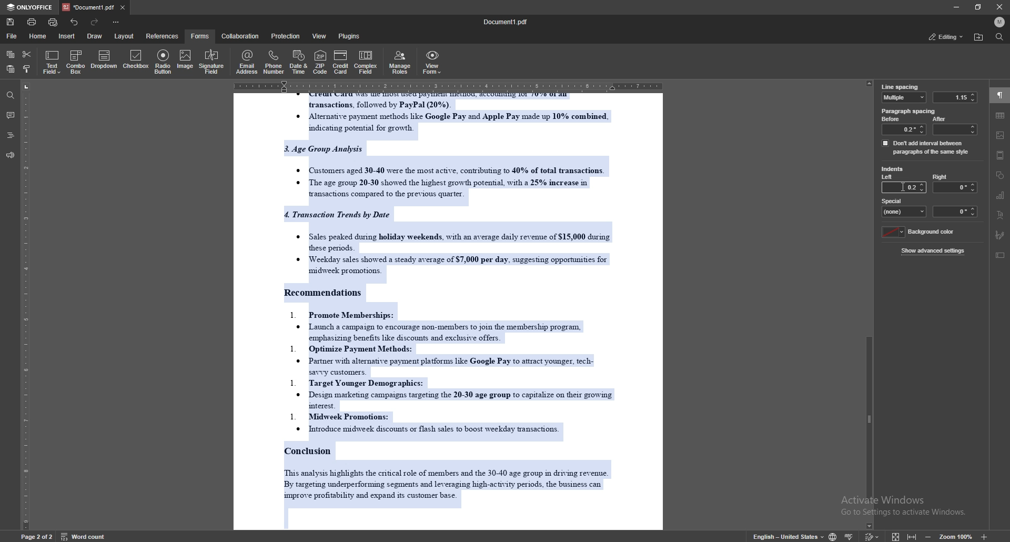 Image resolution: width=1010 pixels, height=542 pixels. I want to click on spell check, so click(850, 535).